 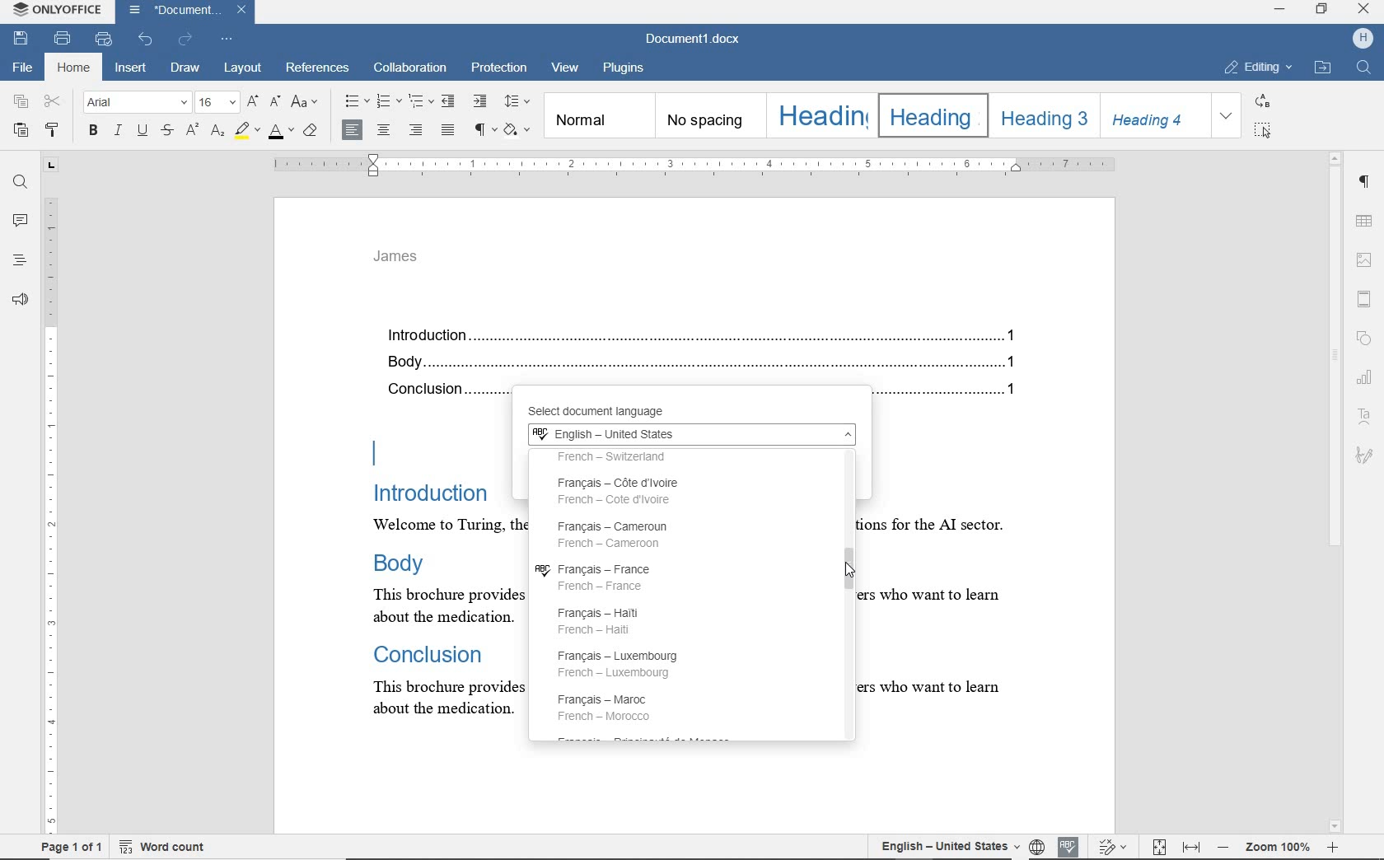 What do you see at coordinates (119, 131) in the screenshot?
I see `italic` at bounding box center [119, 131].